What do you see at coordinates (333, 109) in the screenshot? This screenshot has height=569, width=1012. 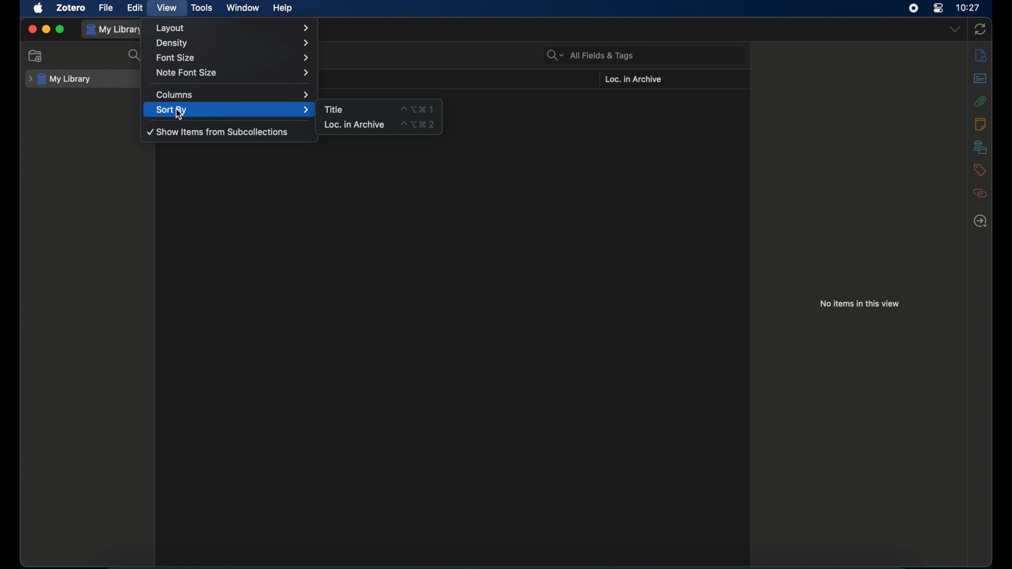 I see `title` at bounding box center [333, 109].